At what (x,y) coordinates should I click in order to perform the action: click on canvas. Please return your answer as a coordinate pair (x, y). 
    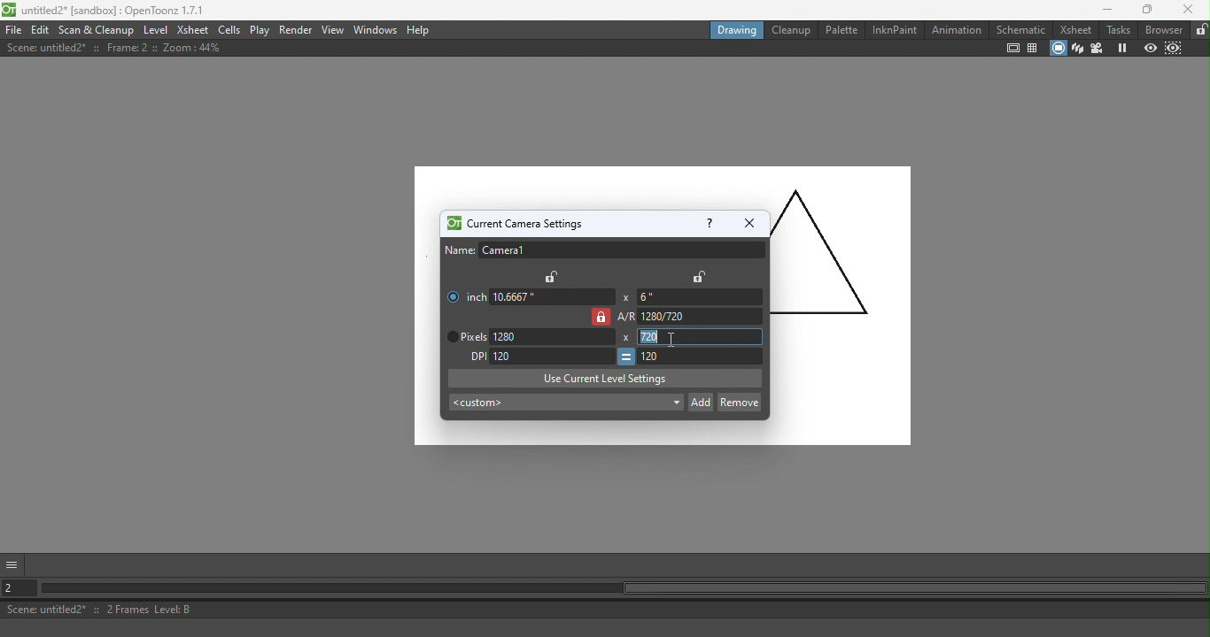
    Looking at the image, I should click on (426, 313).